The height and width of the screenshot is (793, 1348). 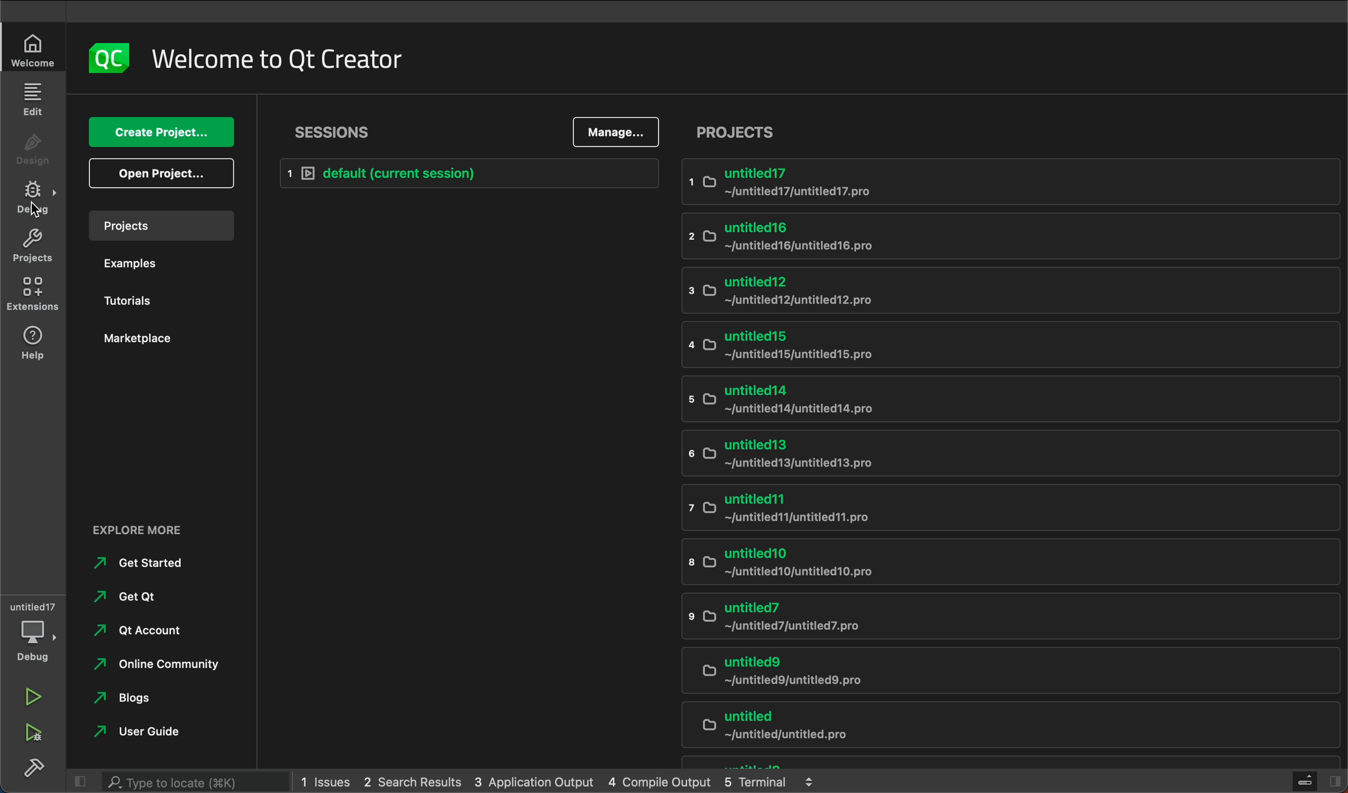 I want to click on help, so click(x=41, y=348).